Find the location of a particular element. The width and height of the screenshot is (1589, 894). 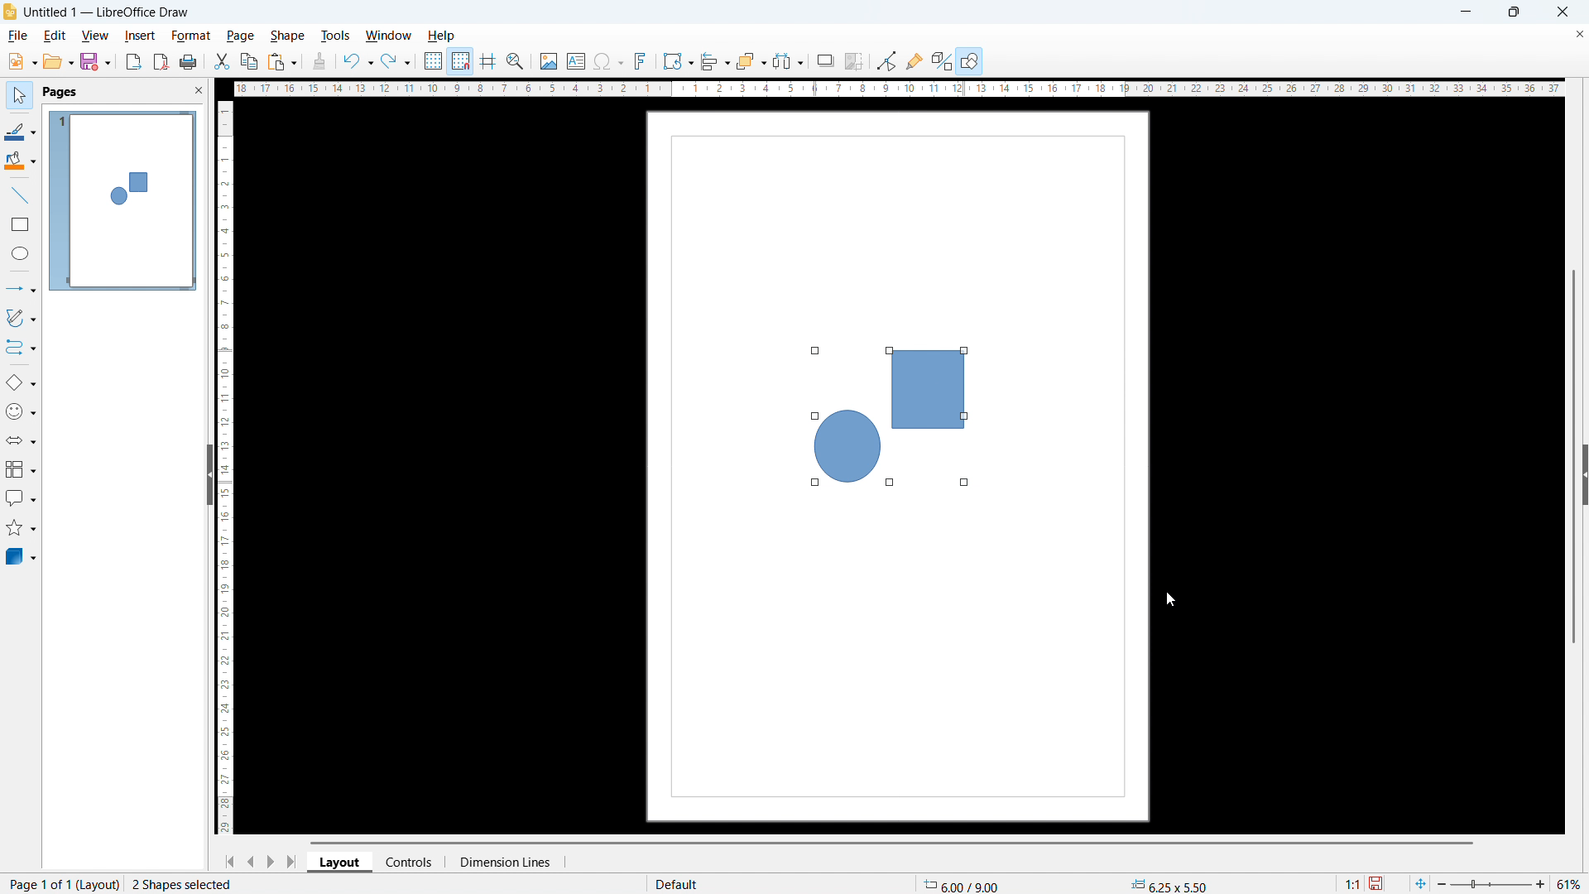

2 shapes selected is located at coordinates (185, 883).